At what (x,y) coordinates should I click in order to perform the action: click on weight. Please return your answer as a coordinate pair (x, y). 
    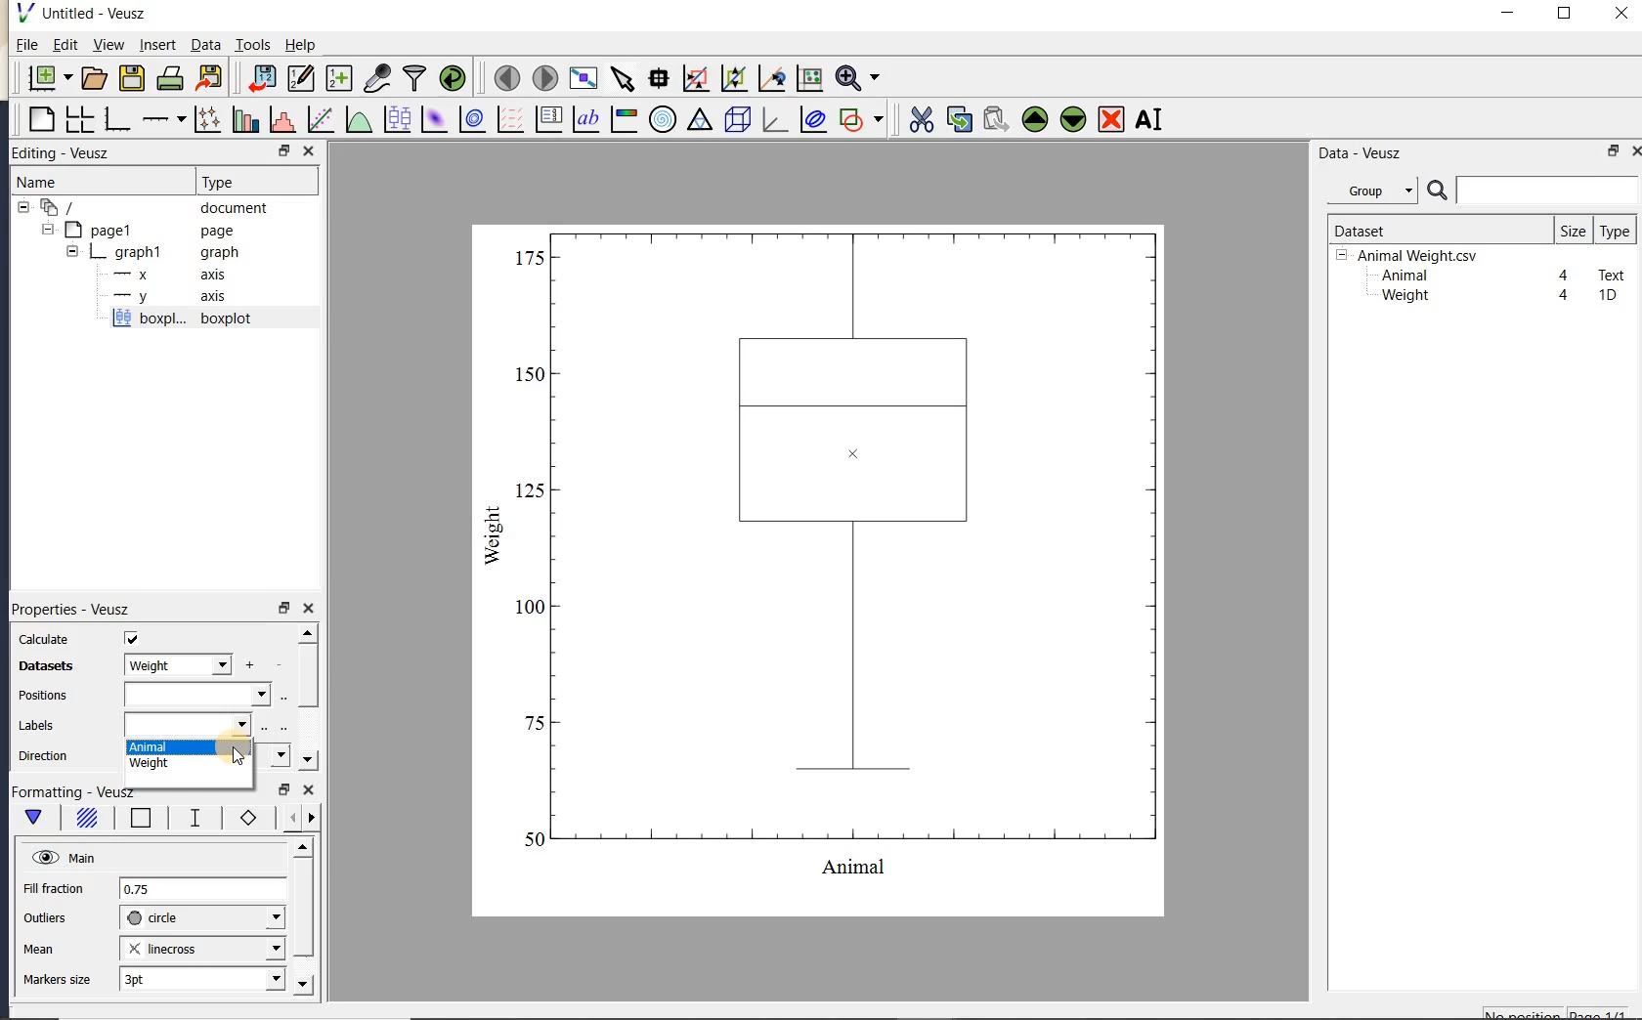
    Looking at the image, I should click on (189, 766).